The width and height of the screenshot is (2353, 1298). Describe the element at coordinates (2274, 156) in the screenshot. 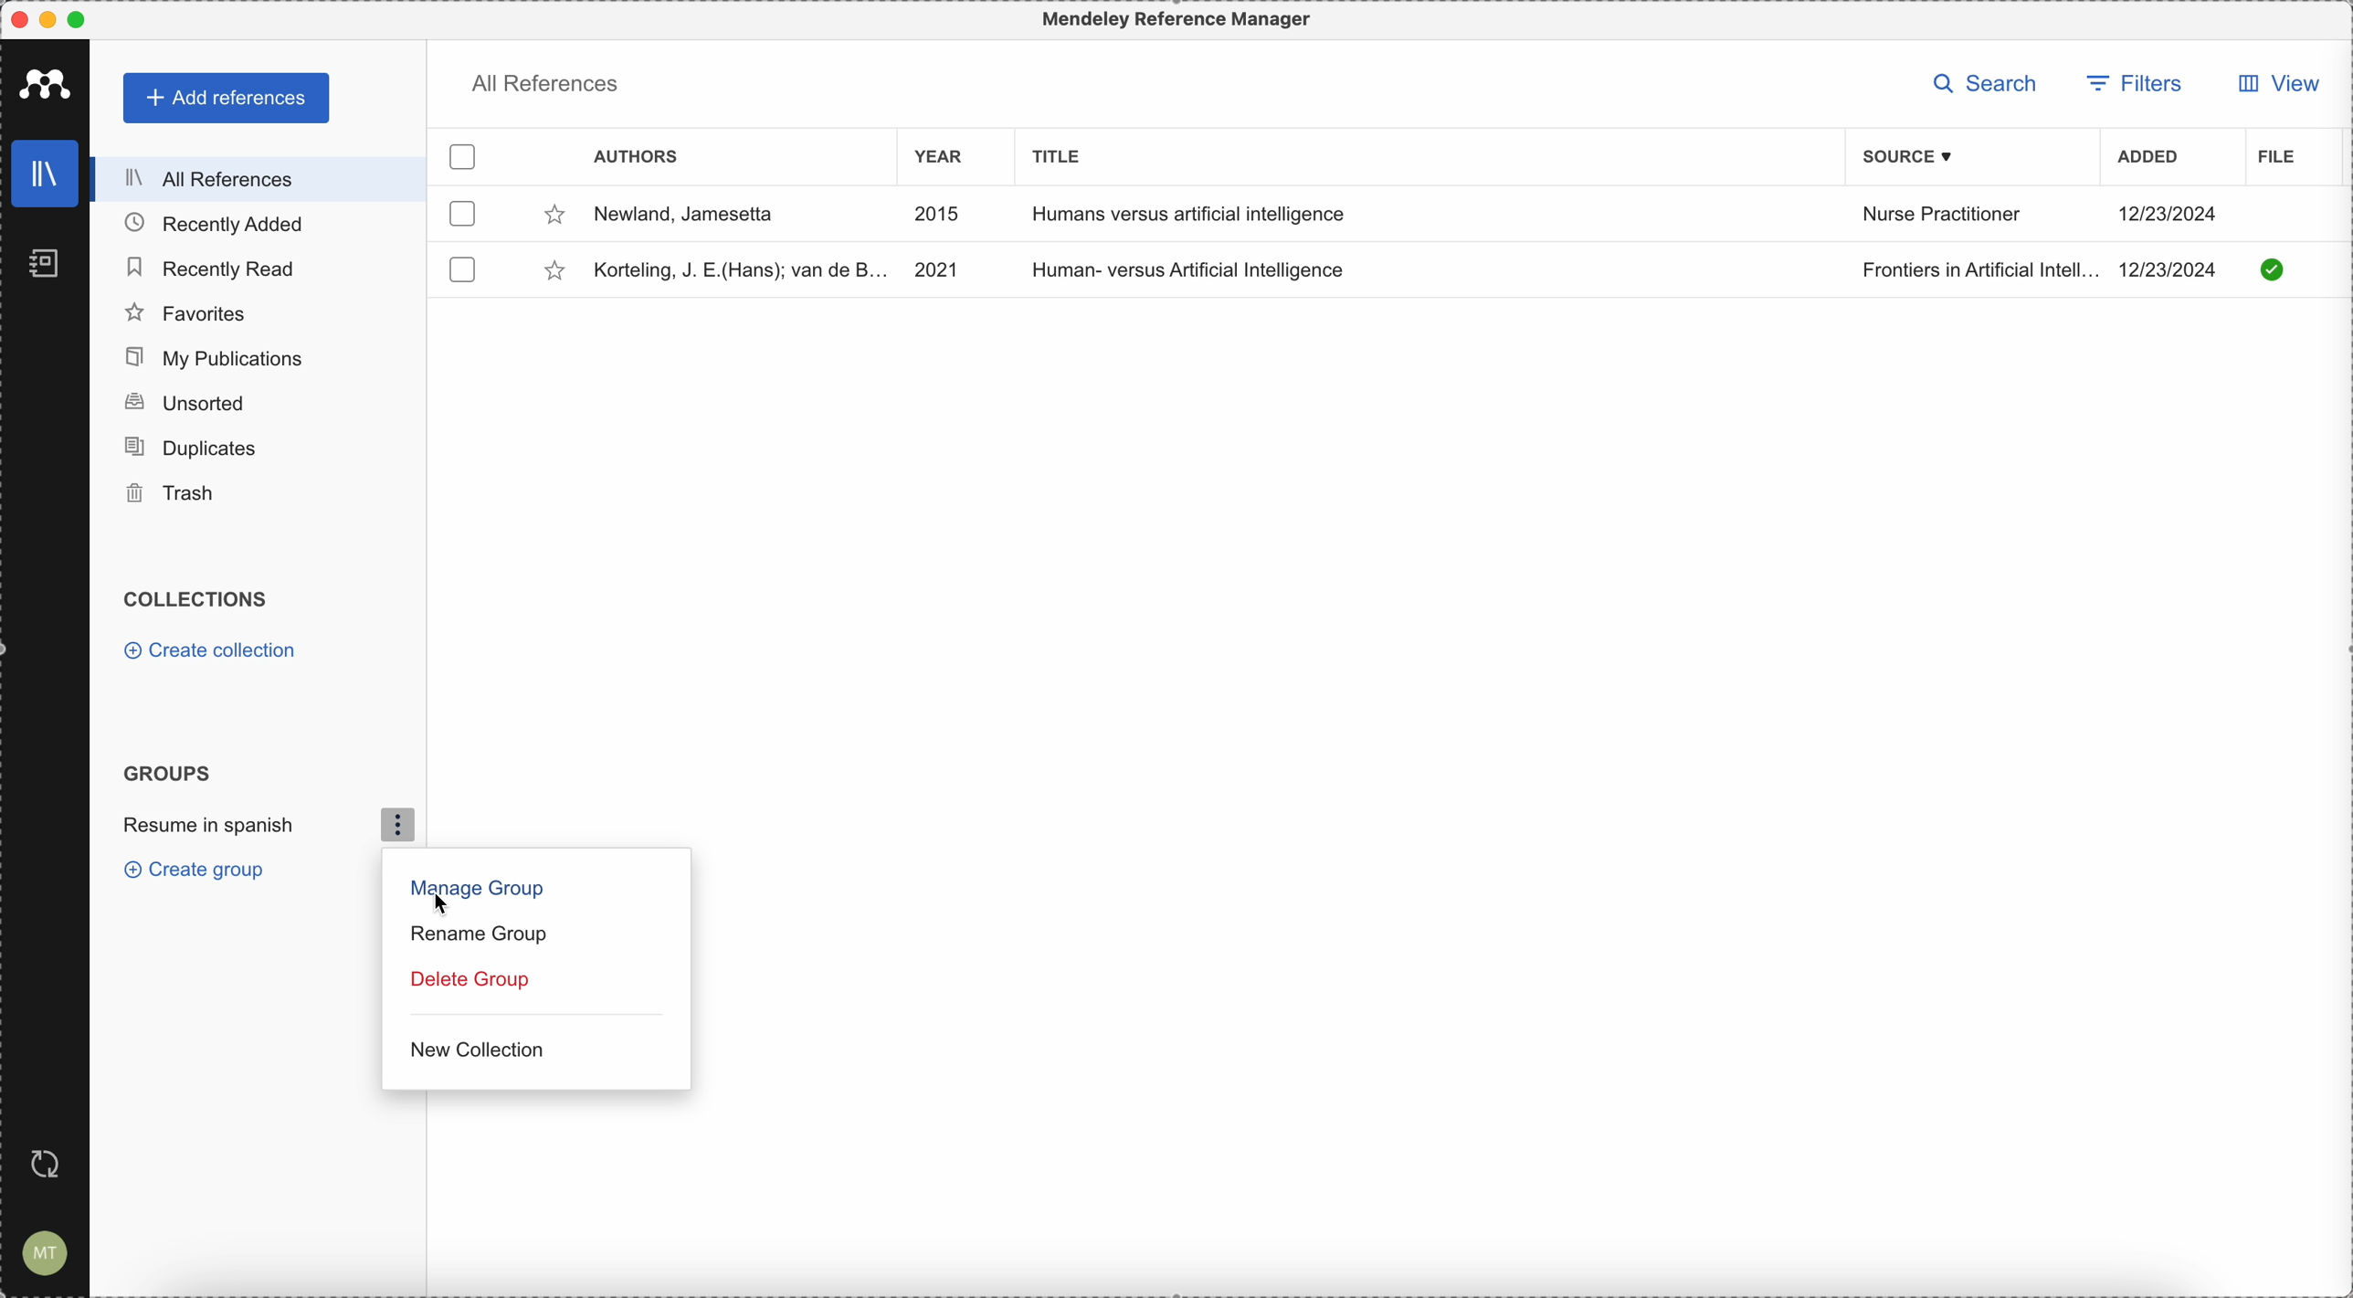

I see `file` at that location.